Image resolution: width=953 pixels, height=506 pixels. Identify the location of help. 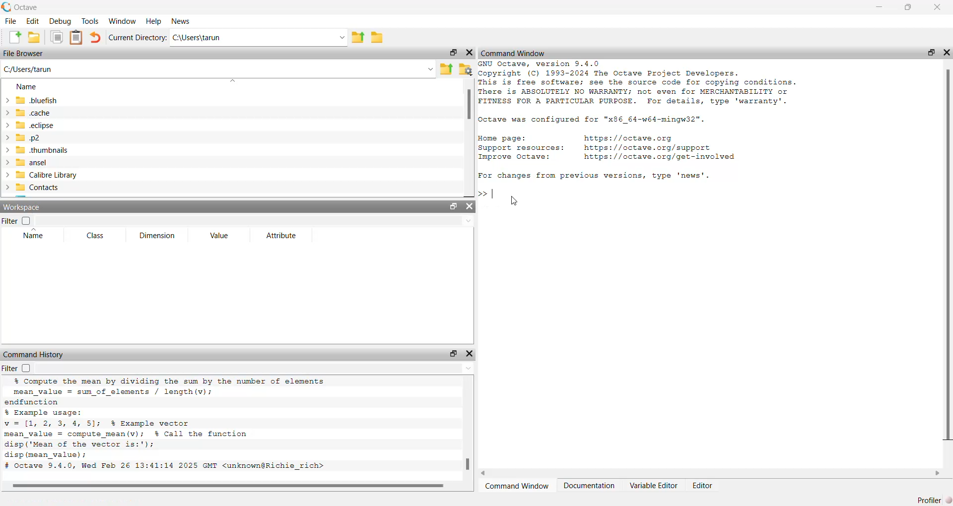
(154, 21).